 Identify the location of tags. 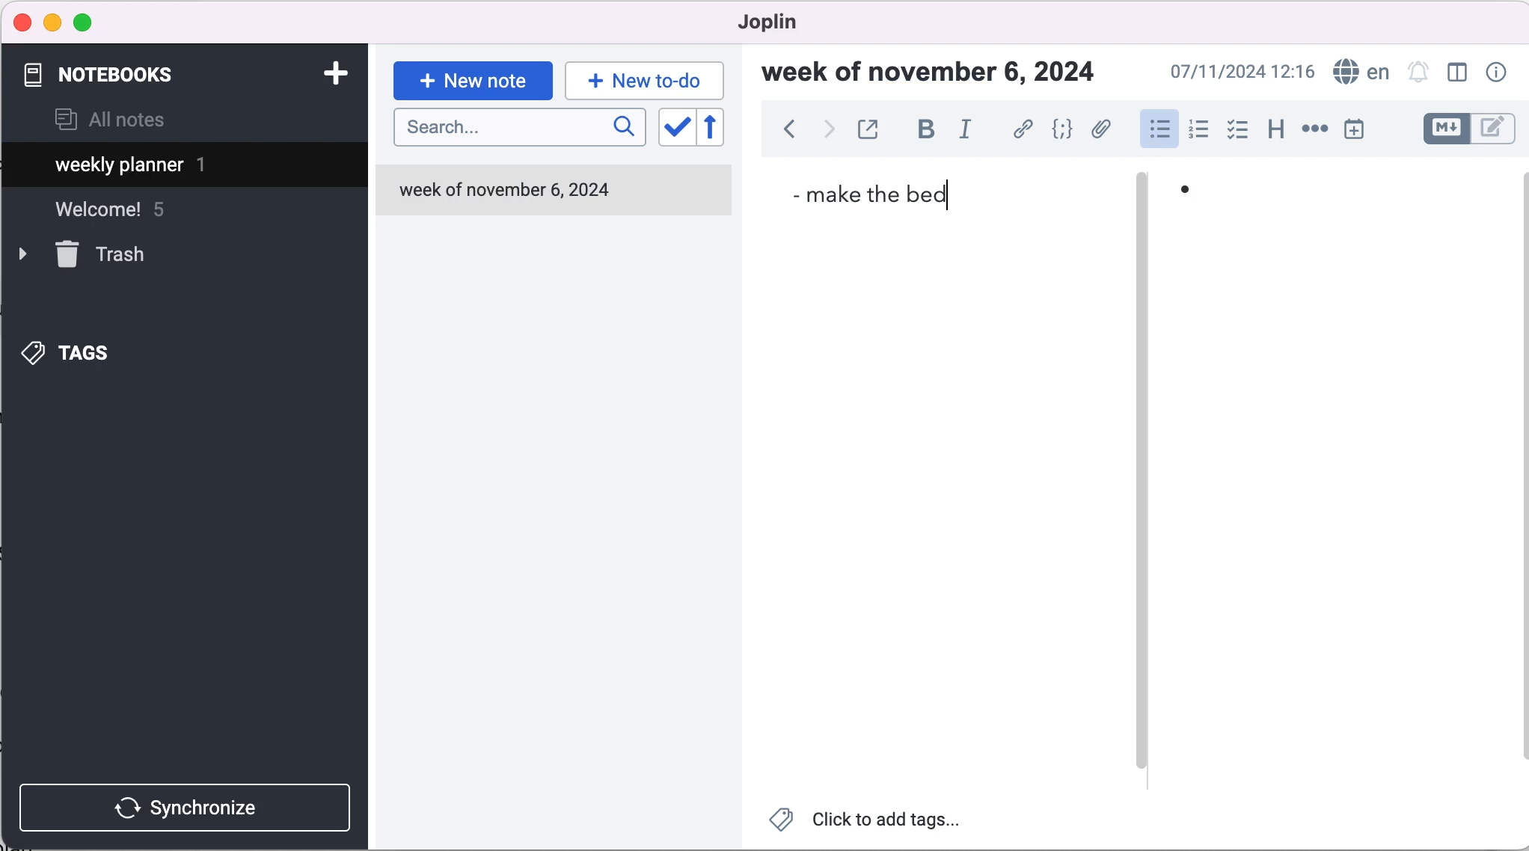
(91, 349).